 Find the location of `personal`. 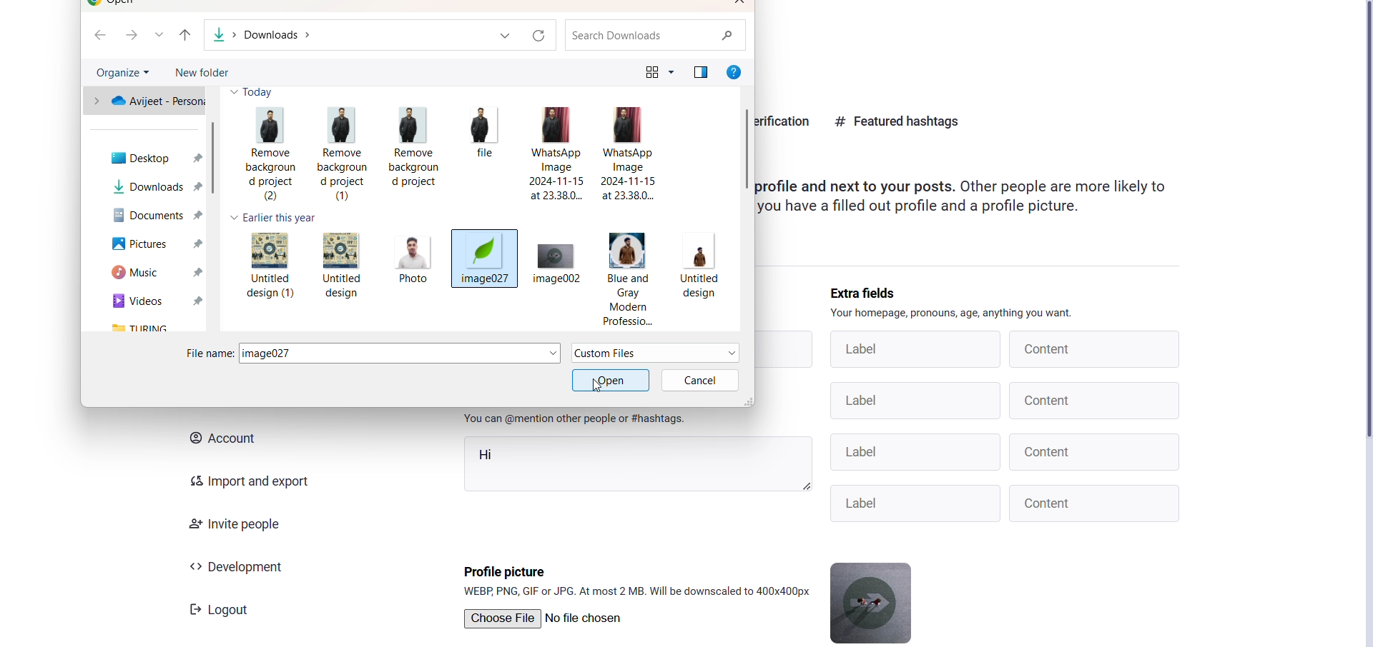

personal is located at coordinates (145, 101).